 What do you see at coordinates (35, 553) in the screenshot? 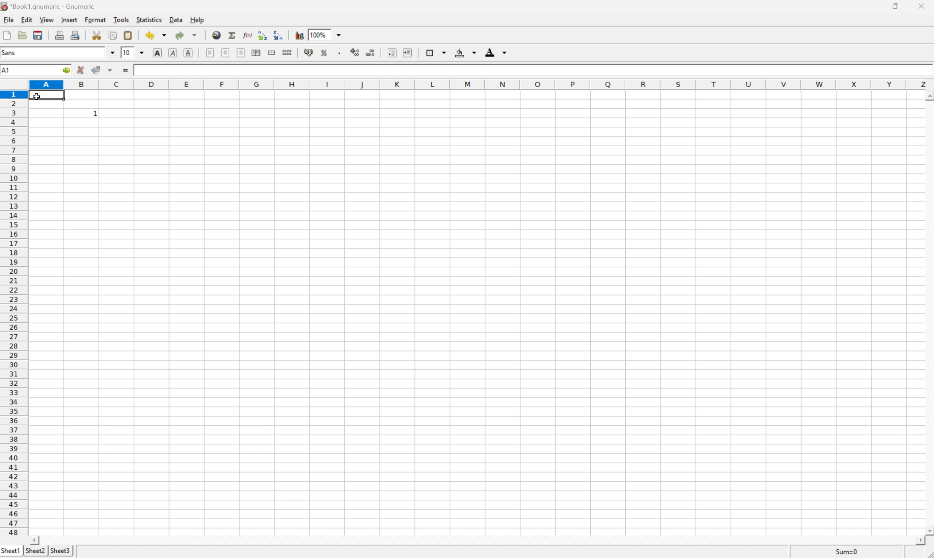
I see `sheet2` at bounding box center [35, 553].